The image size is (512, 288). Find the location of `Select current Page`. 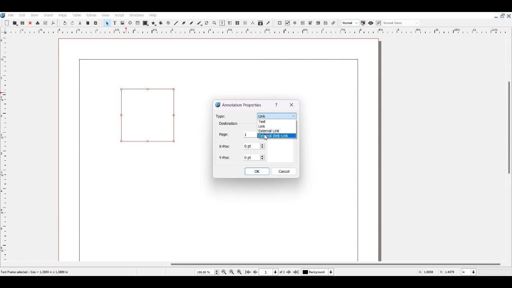

Select current Page is located at coordinates (274, 272).